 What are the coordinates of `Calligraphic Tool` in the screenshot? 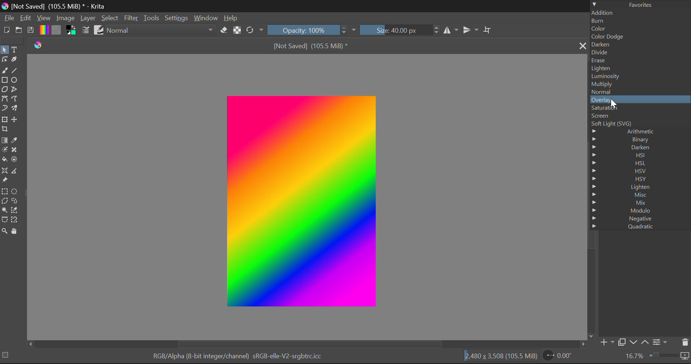 It's located at (17, 59).